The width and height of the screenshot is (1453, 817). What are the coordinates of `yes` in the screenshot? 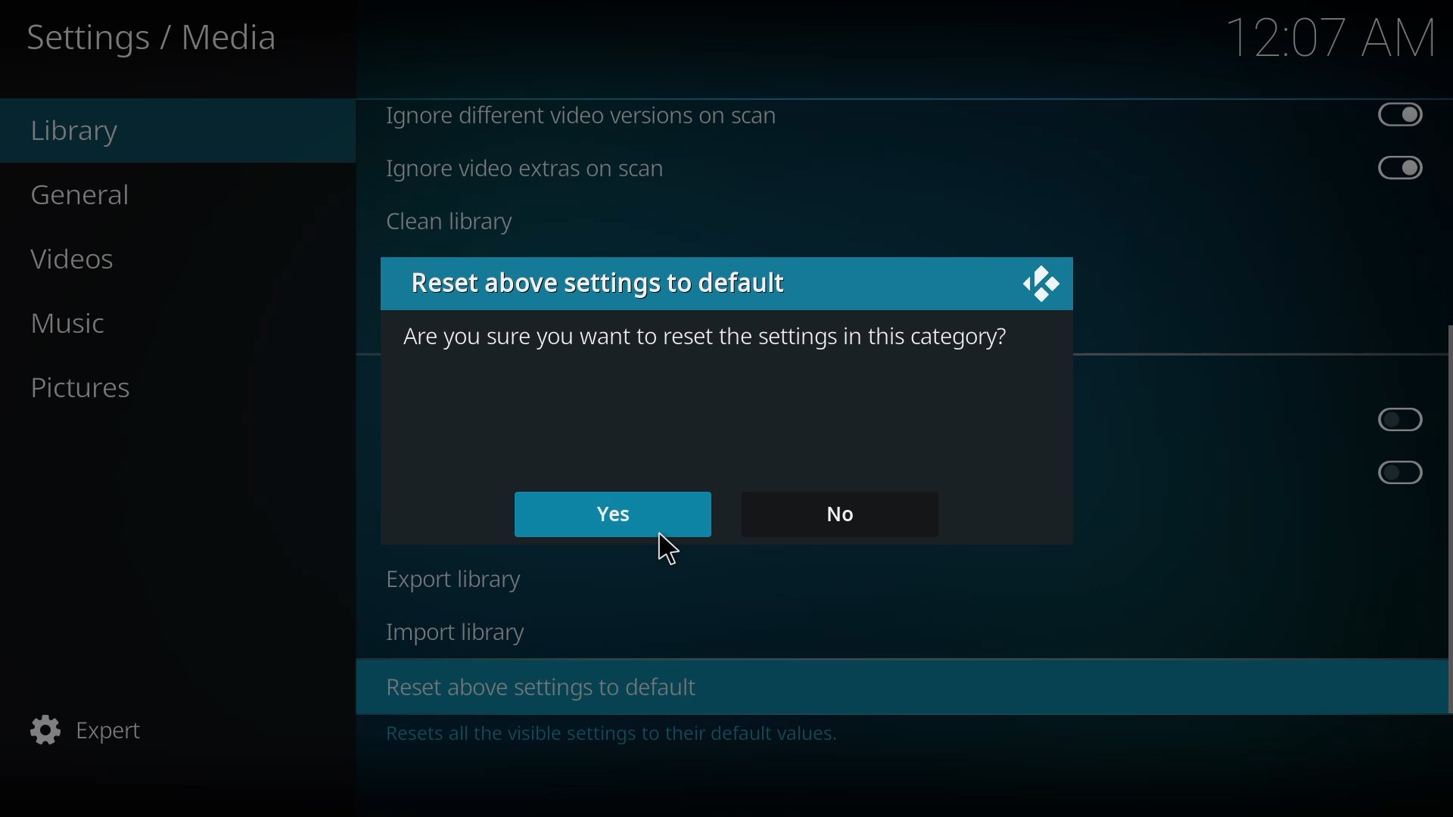 It's located at (614, 514).